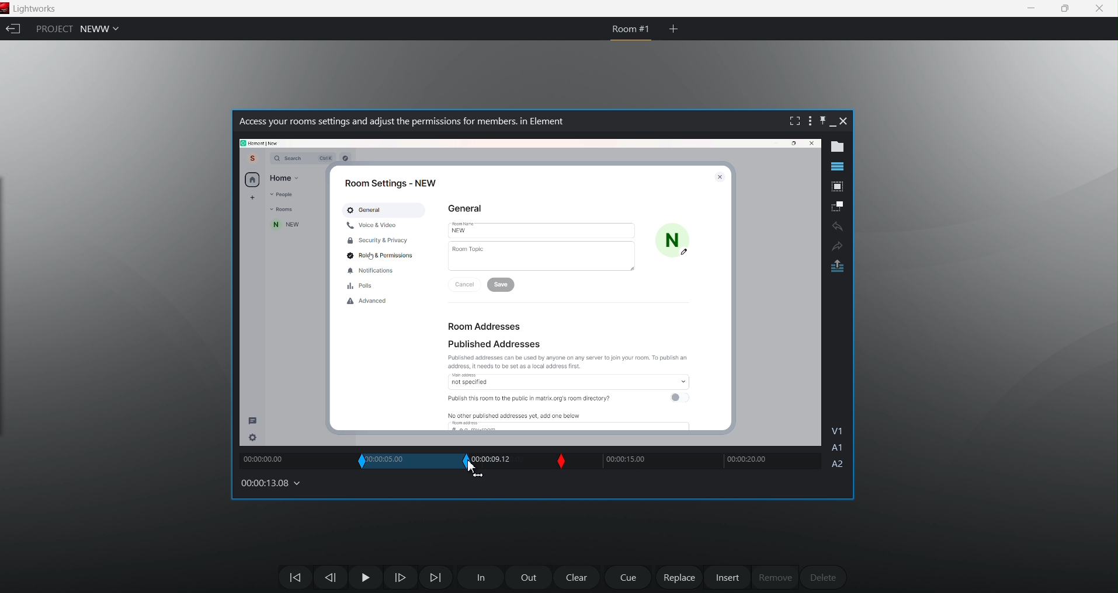 Image resolution: width=1118 pixels, height=593 pixels. I want to click on Published addresses can be used by anyone on any server to join your room. To publish an address. tt needs to be set as a local address first., so click(568, 361).